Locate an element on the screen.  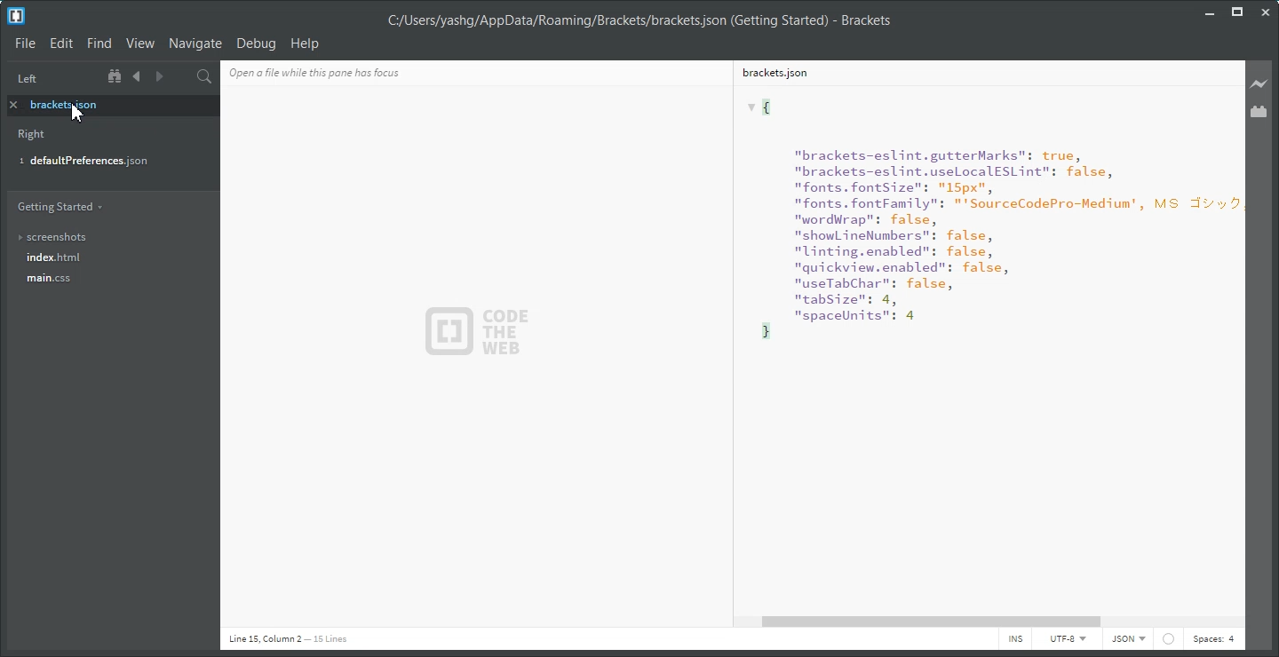
INS is located at coordinates (1015, 640).